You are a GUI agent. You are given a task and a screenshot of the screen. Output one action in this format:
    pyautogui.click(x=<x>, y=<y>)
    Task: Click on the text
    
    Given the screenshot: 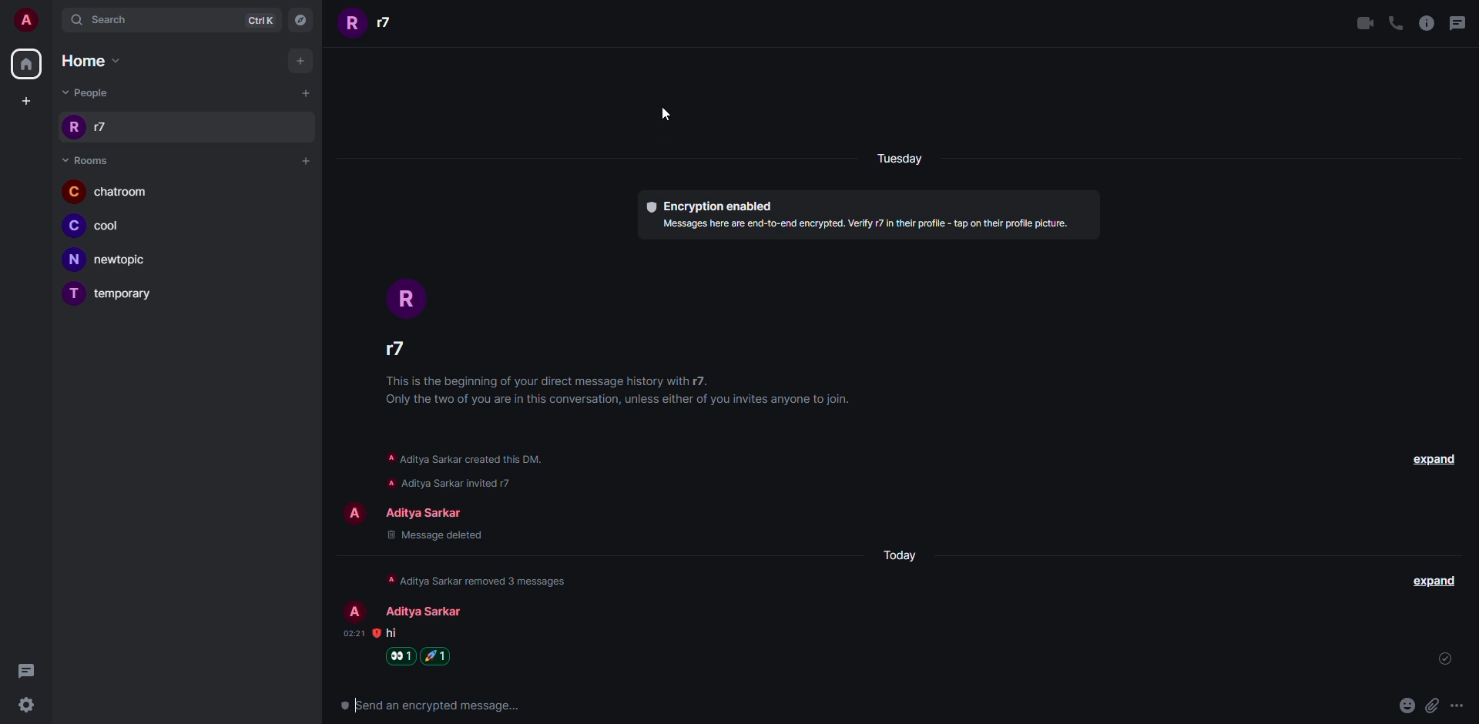 What is the action you would take?
    pyautogui.click(x=428, y=706)
    